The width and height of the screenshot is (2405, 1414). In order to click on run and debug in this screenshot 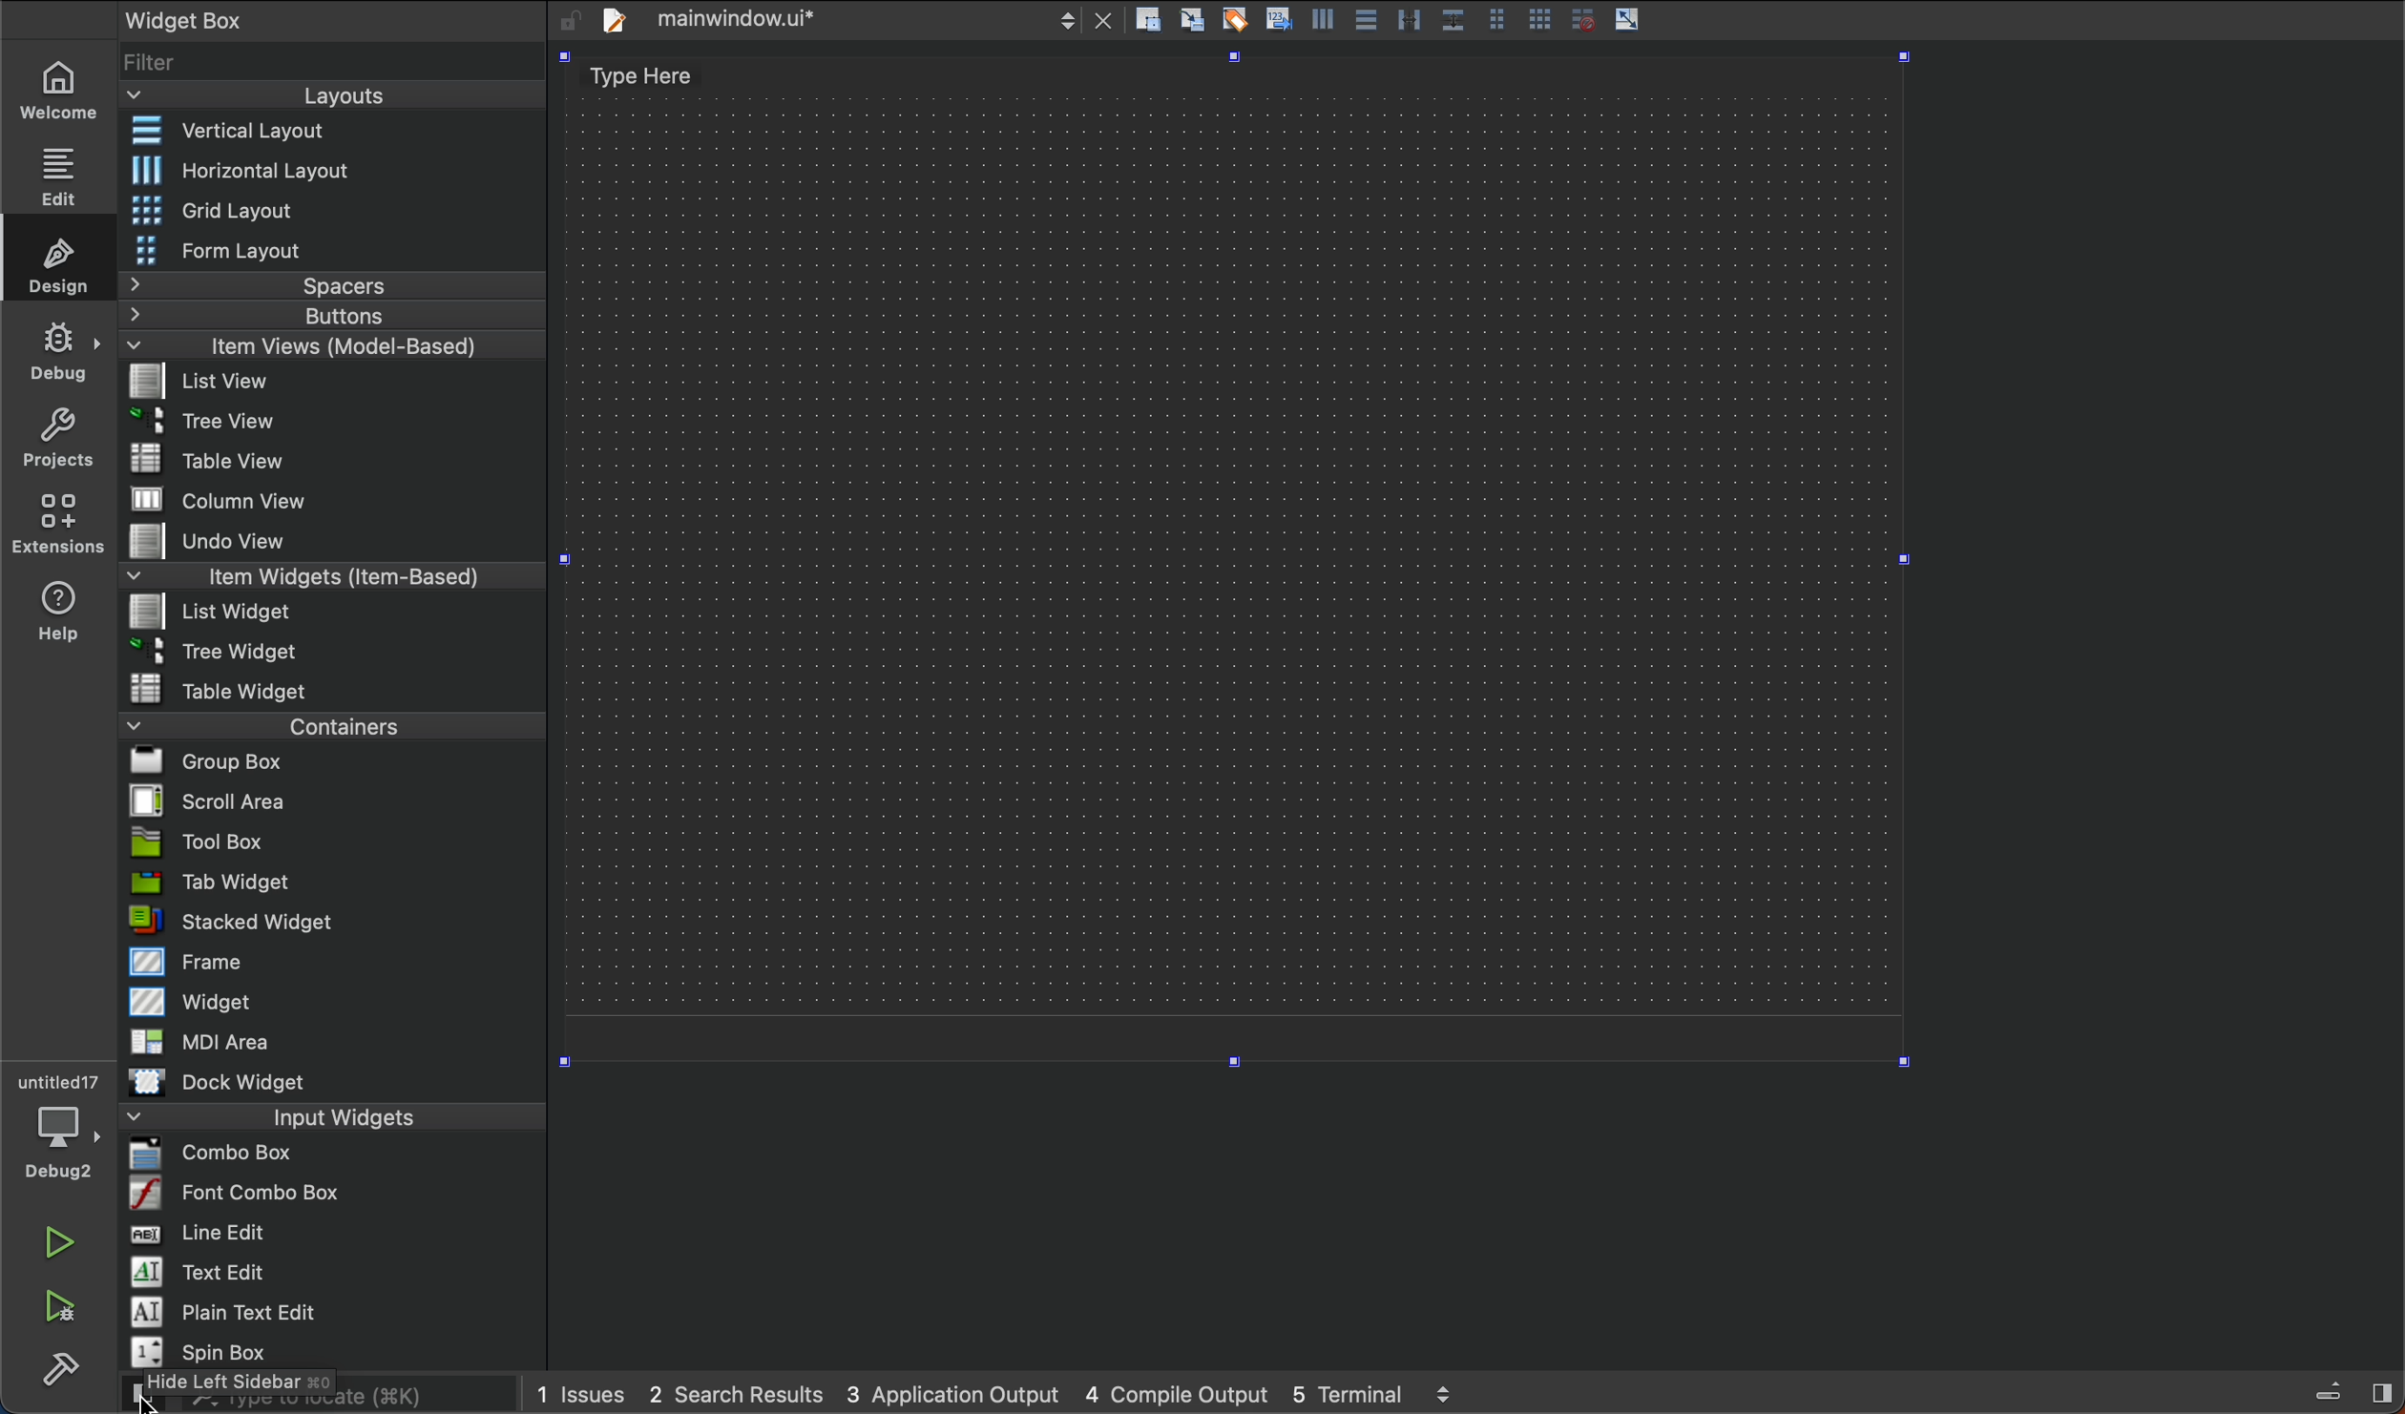, I will do `click(57, 1306)`.